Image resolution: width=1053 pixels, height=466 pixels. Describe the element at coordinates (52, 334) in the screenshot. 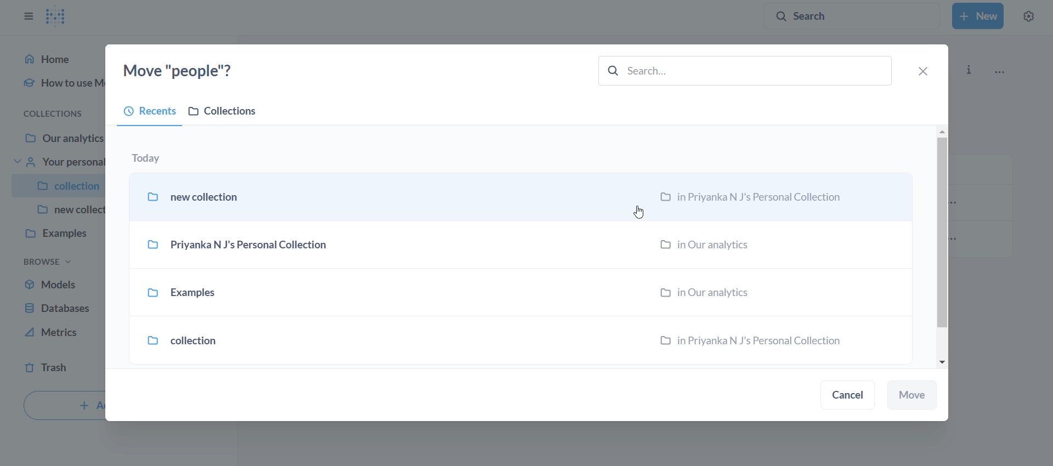

I see `metrics` at that location.